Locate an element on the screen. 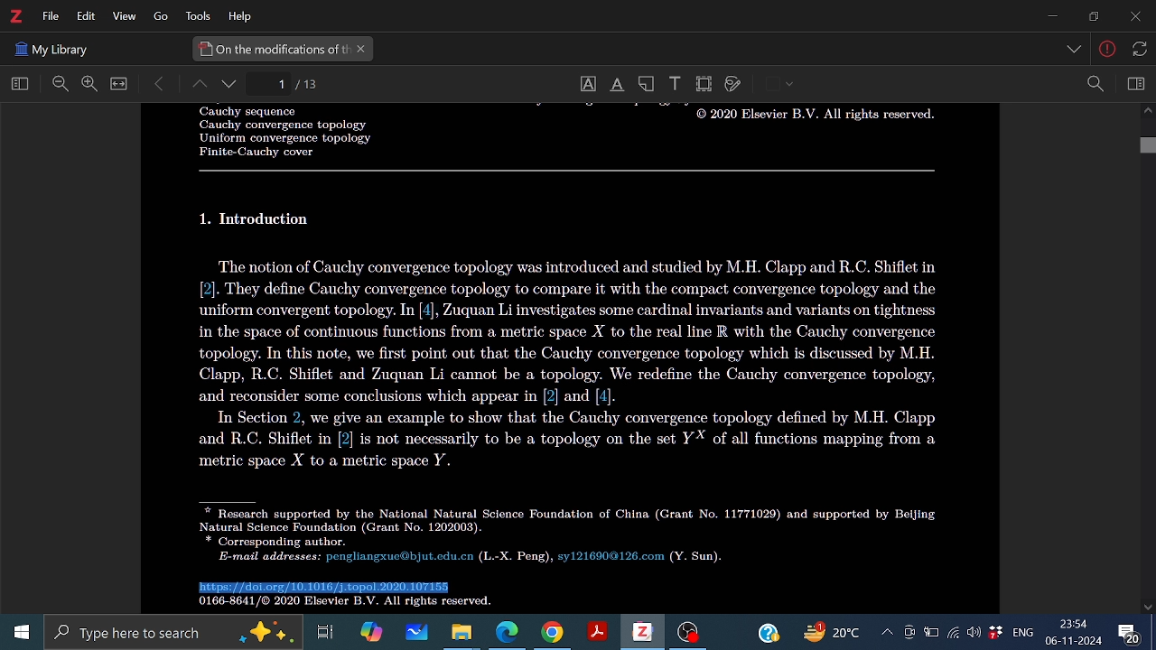 This screenshot has height=650, width=1156. Full view is located at coordinates (119, 84).